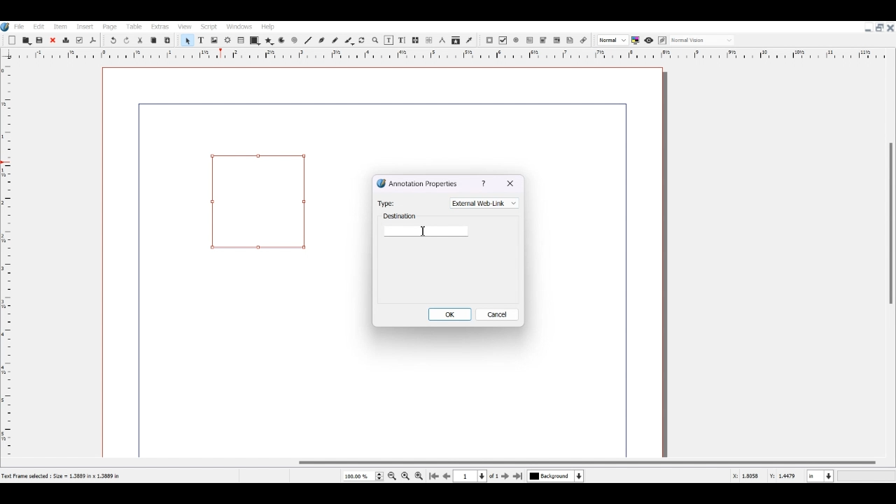 The width and height of the screenshot is (896, 504). Describe the element at coordinates (268, 27) in the screenshot. I see `Help` at that location.